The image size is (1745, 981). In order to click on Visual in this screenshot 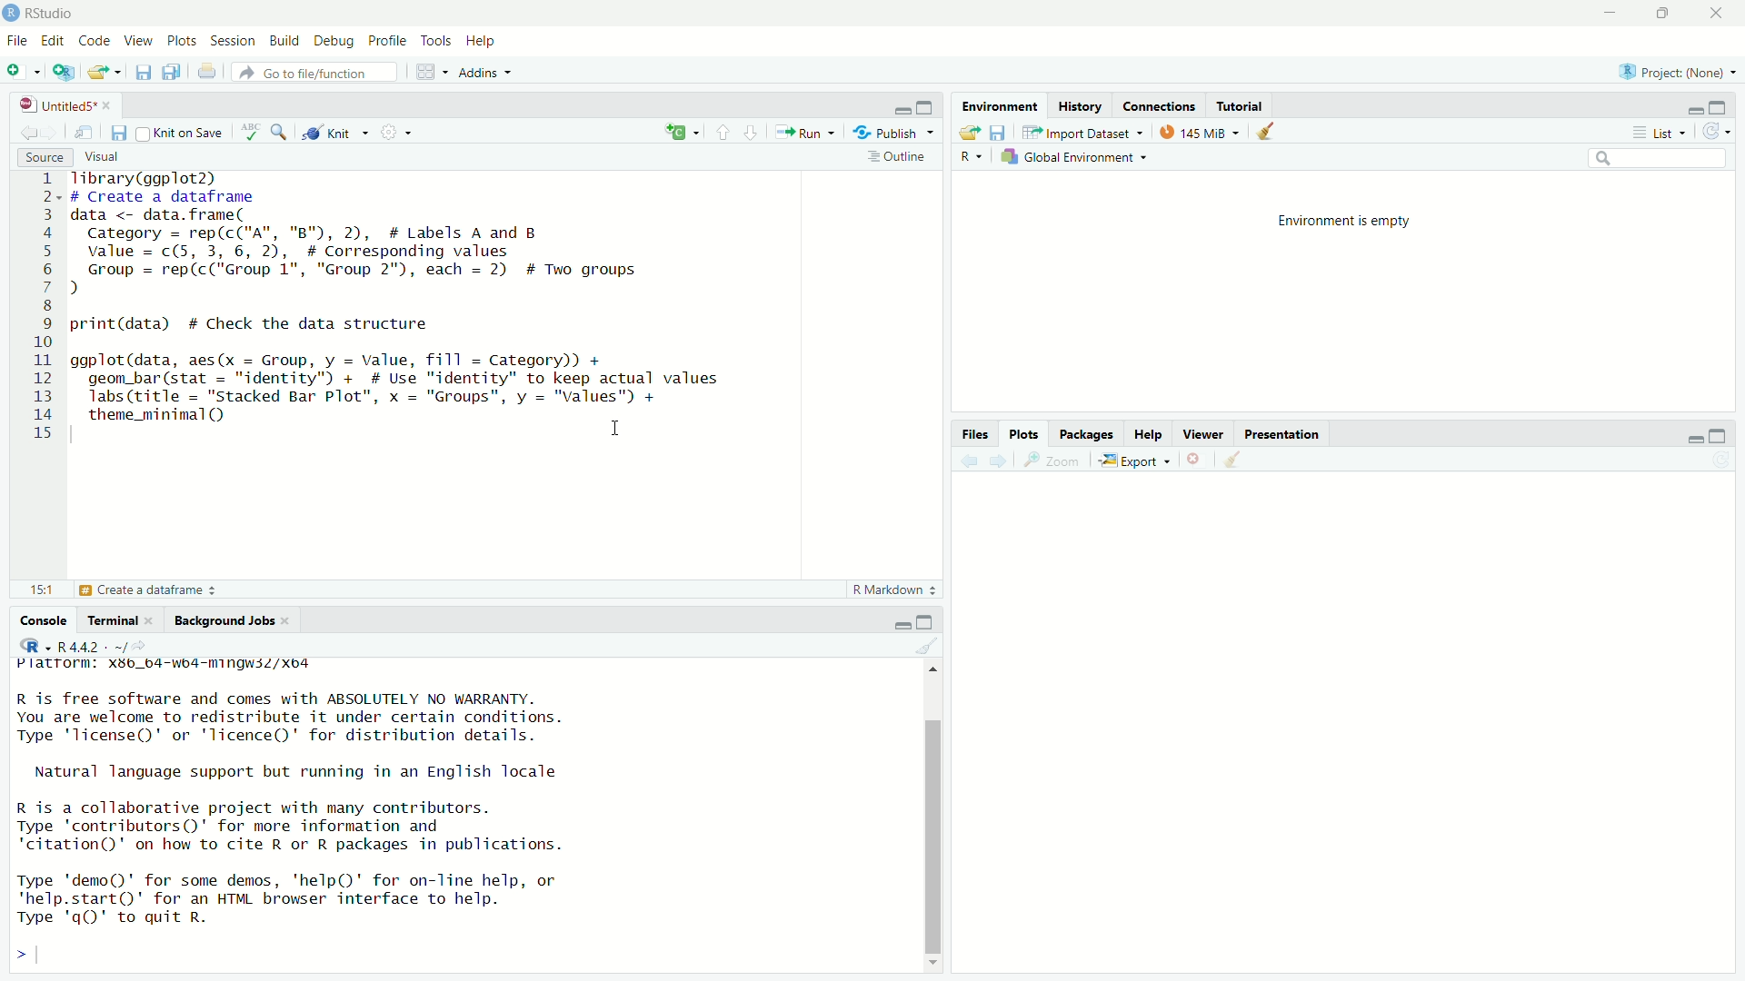, I will do `click(118, 157)`.